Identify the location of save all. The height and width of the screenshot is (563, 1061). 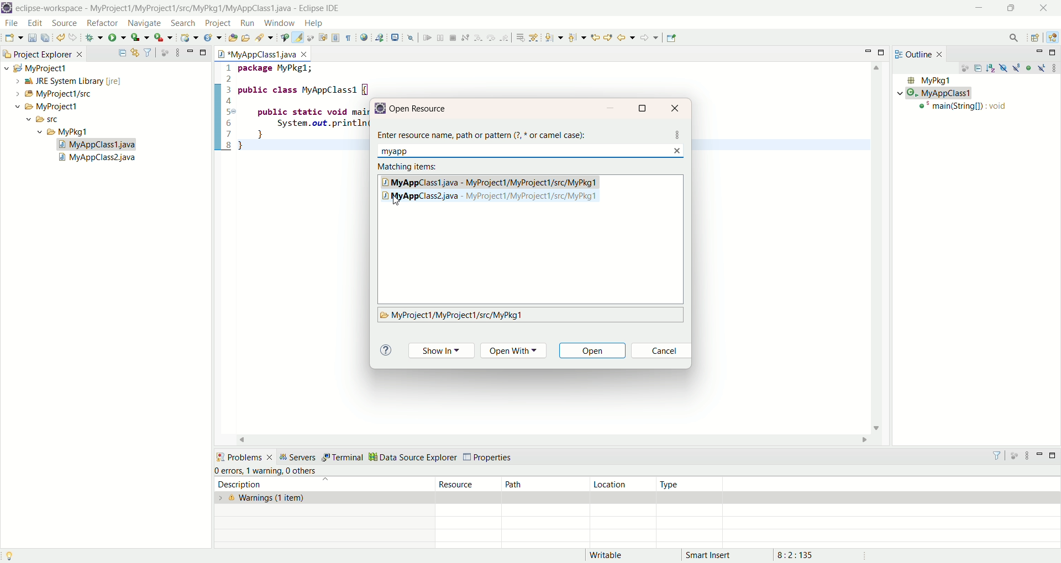
(47, 38).